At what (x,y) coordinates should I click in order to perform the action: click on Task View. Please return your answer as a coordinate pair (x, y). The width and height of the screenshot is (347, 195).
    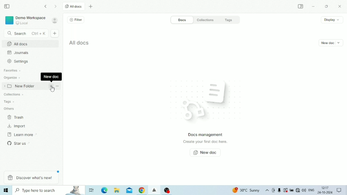
    Looking at the image, I should click on (92, 190).